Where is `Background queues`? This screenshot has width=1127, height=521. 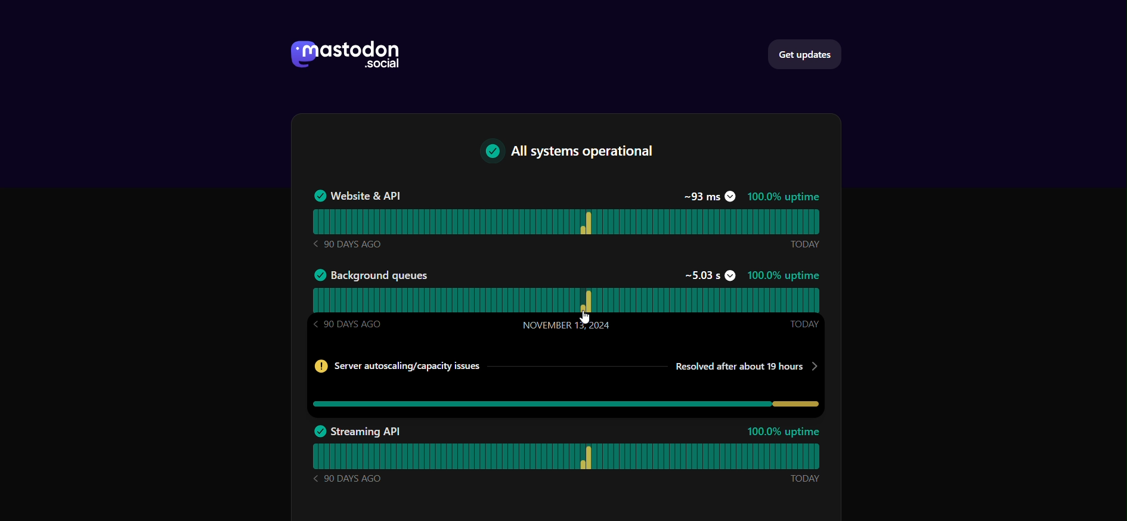
Background queues is located at coordinates (373, 274).